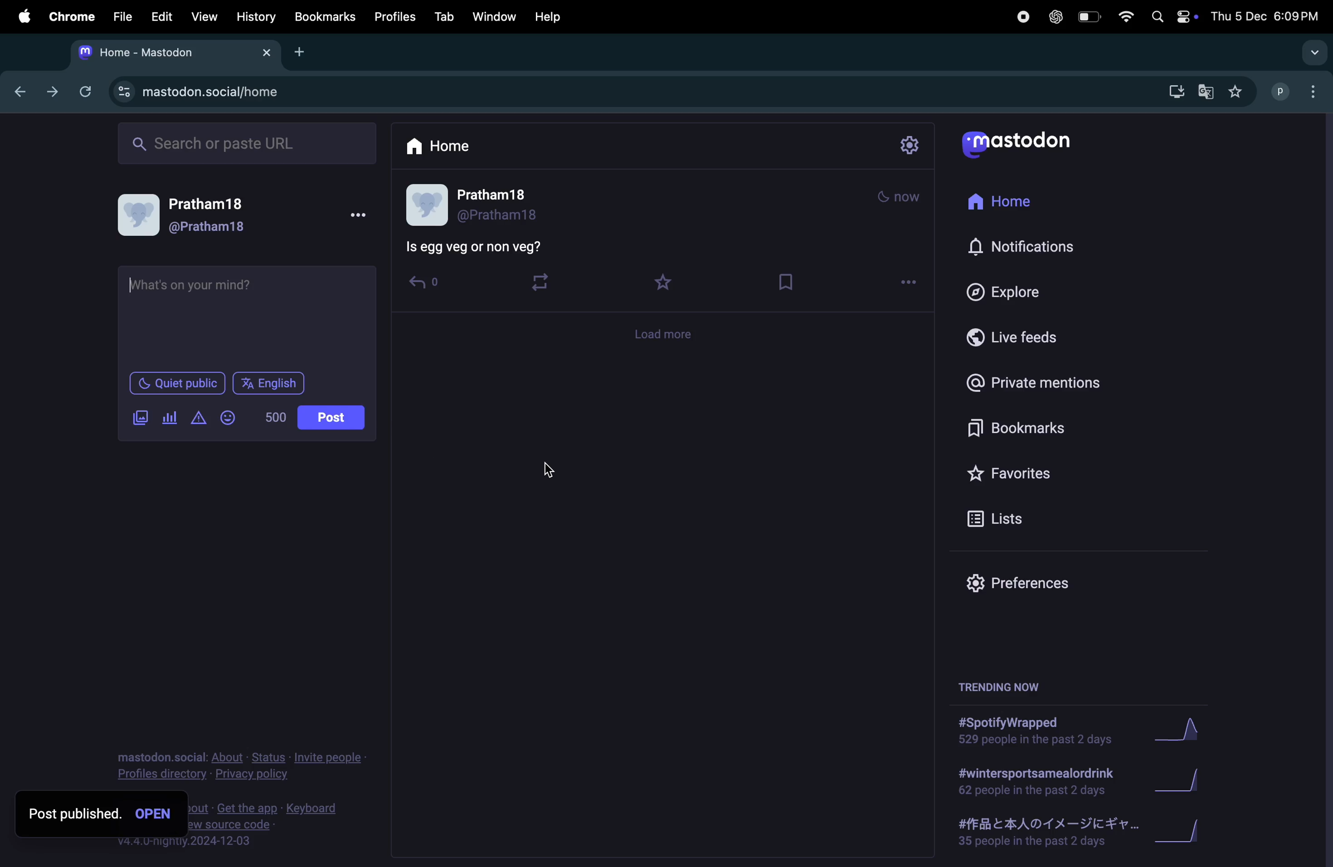 The width and height of the screenshot is (1333, 867). I want to click on alert, so click(199, 418).